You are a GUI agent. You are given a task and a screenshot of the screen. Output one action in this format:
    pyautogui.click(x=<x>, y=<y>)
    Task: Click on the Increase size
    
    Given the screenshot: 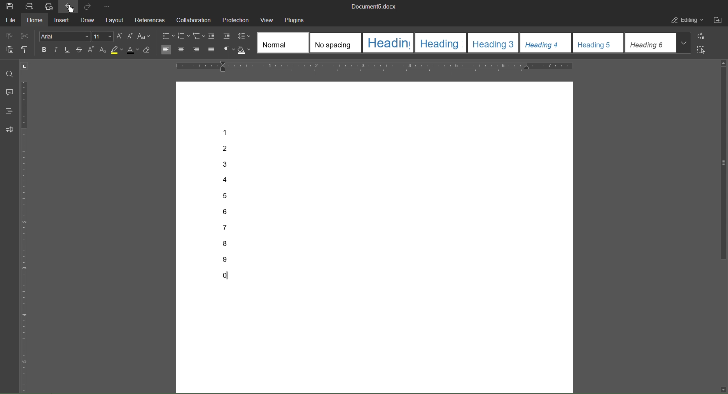 What is the action you would take?
    pyautogui.click(x=120, y=36)
    